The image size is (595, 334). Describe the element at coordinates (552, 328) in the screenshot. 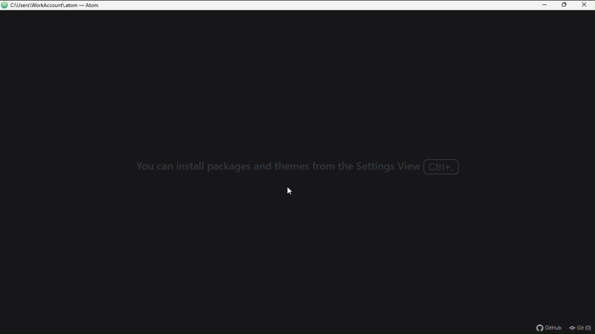

I see `github` at that location.